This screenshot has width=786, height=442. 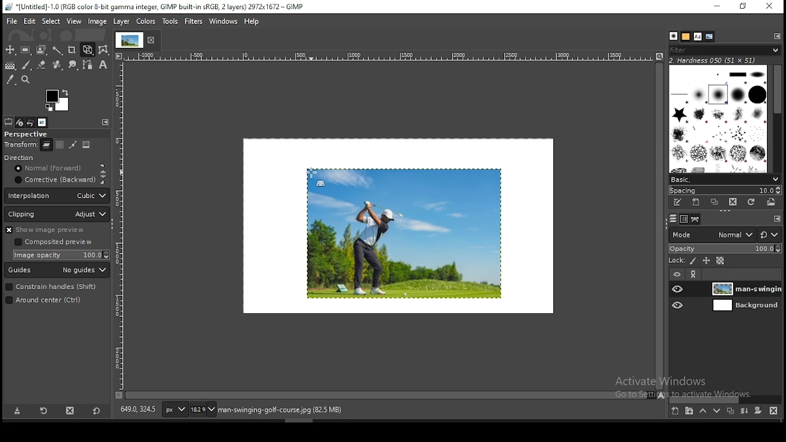 I want to click on create a new brush, so click(x=695, y=203).